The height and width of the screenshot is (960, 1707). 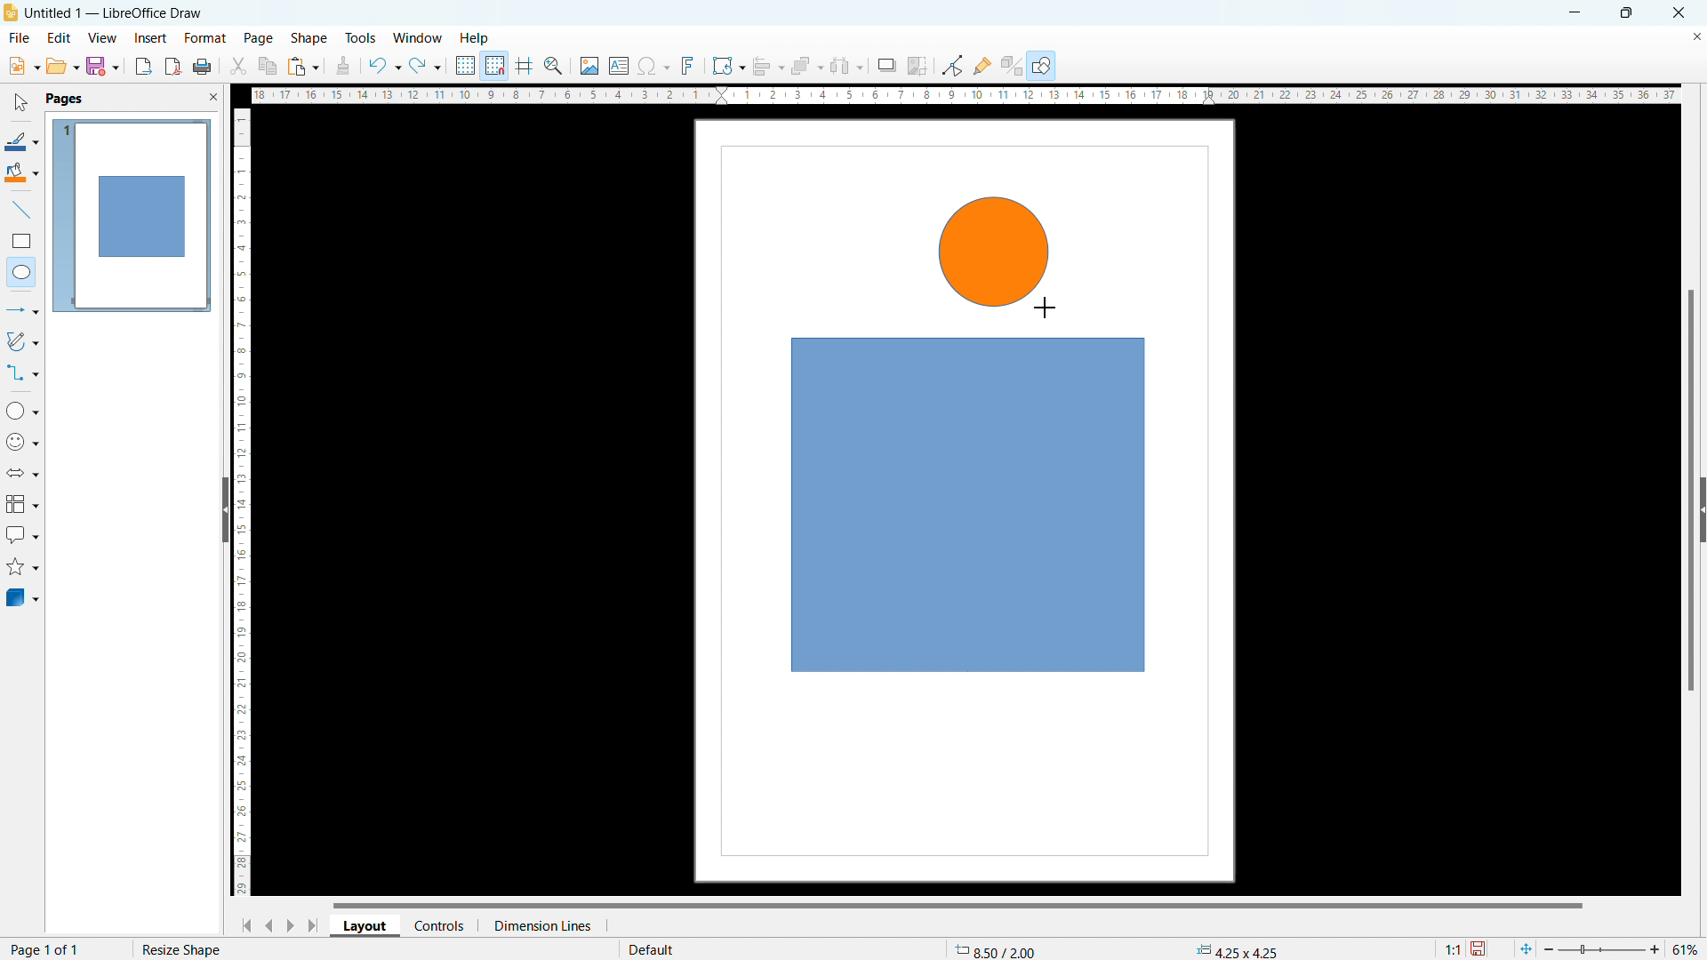 What do you see at coordinates (1043, 67) in the screenshot?
I see `show draw functions` at bounding box center [1043, 67].